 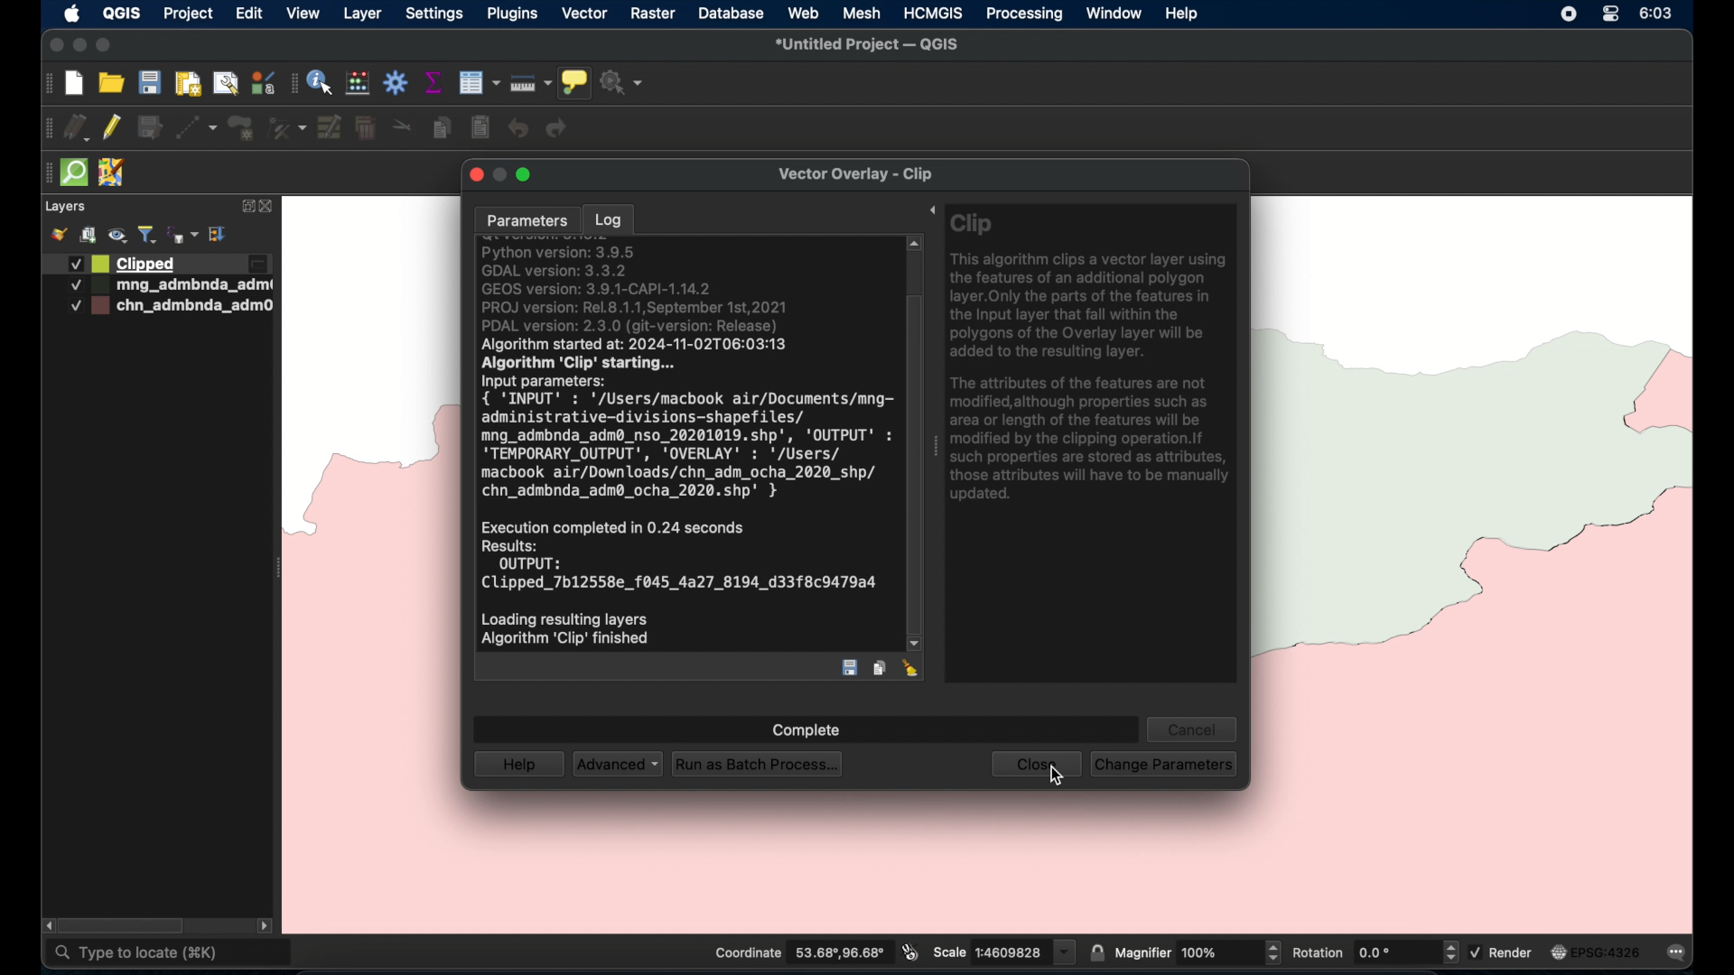 What do you see at coordinates (915, 244) in the screenshot?
I see `scroll up arrow` at bounding box center [915, 244].